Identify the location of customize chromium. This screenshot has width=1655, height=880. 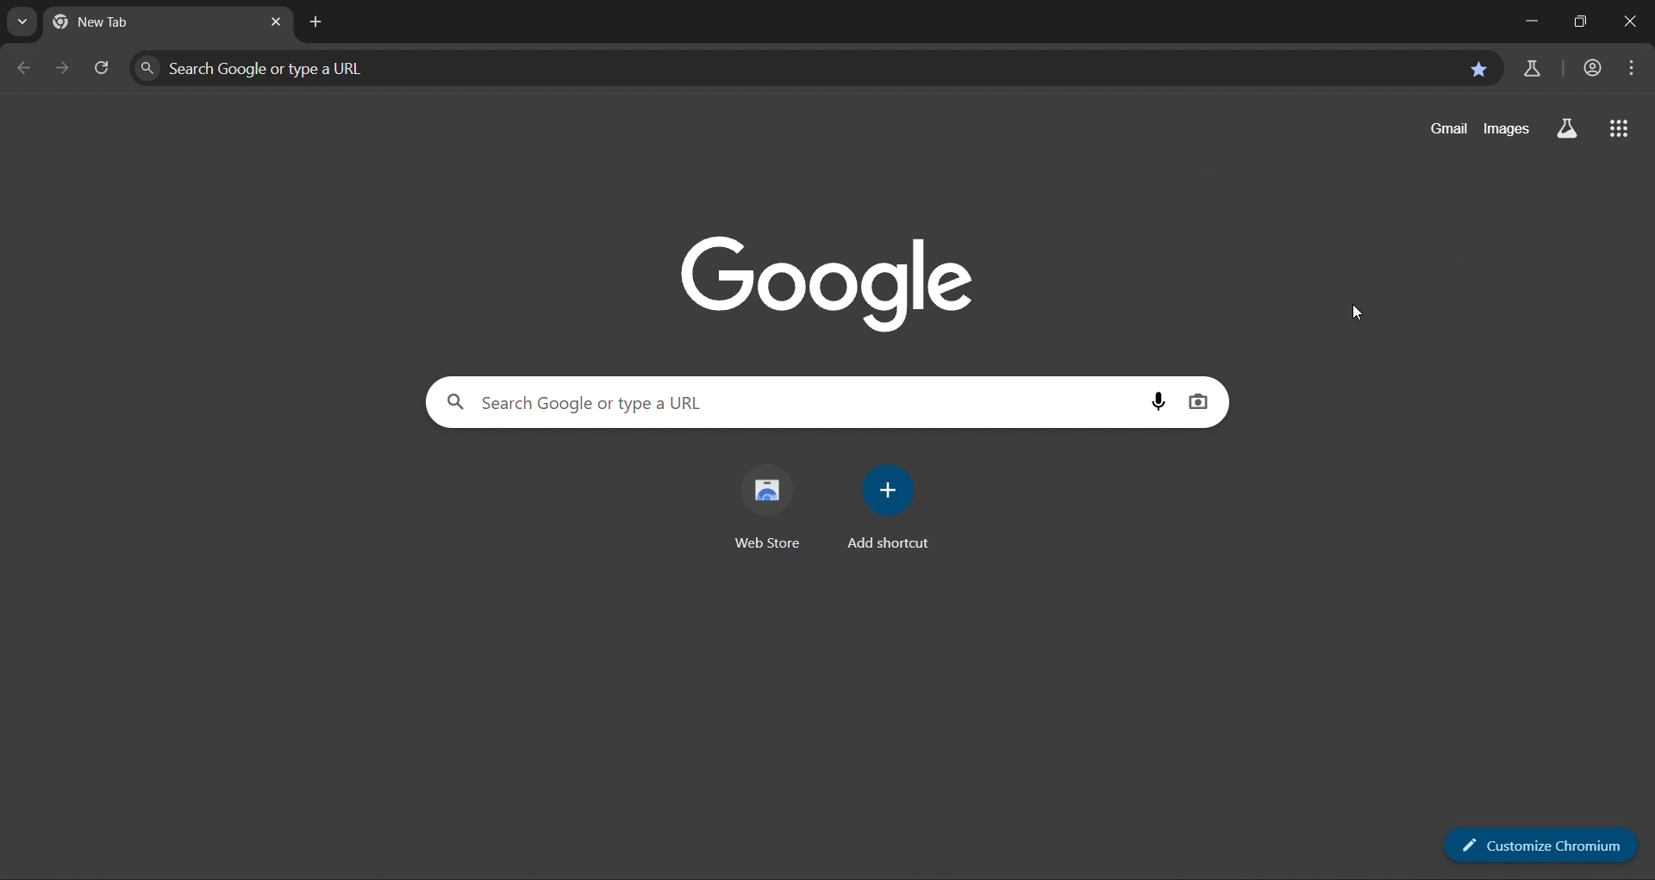
(1534, 846).